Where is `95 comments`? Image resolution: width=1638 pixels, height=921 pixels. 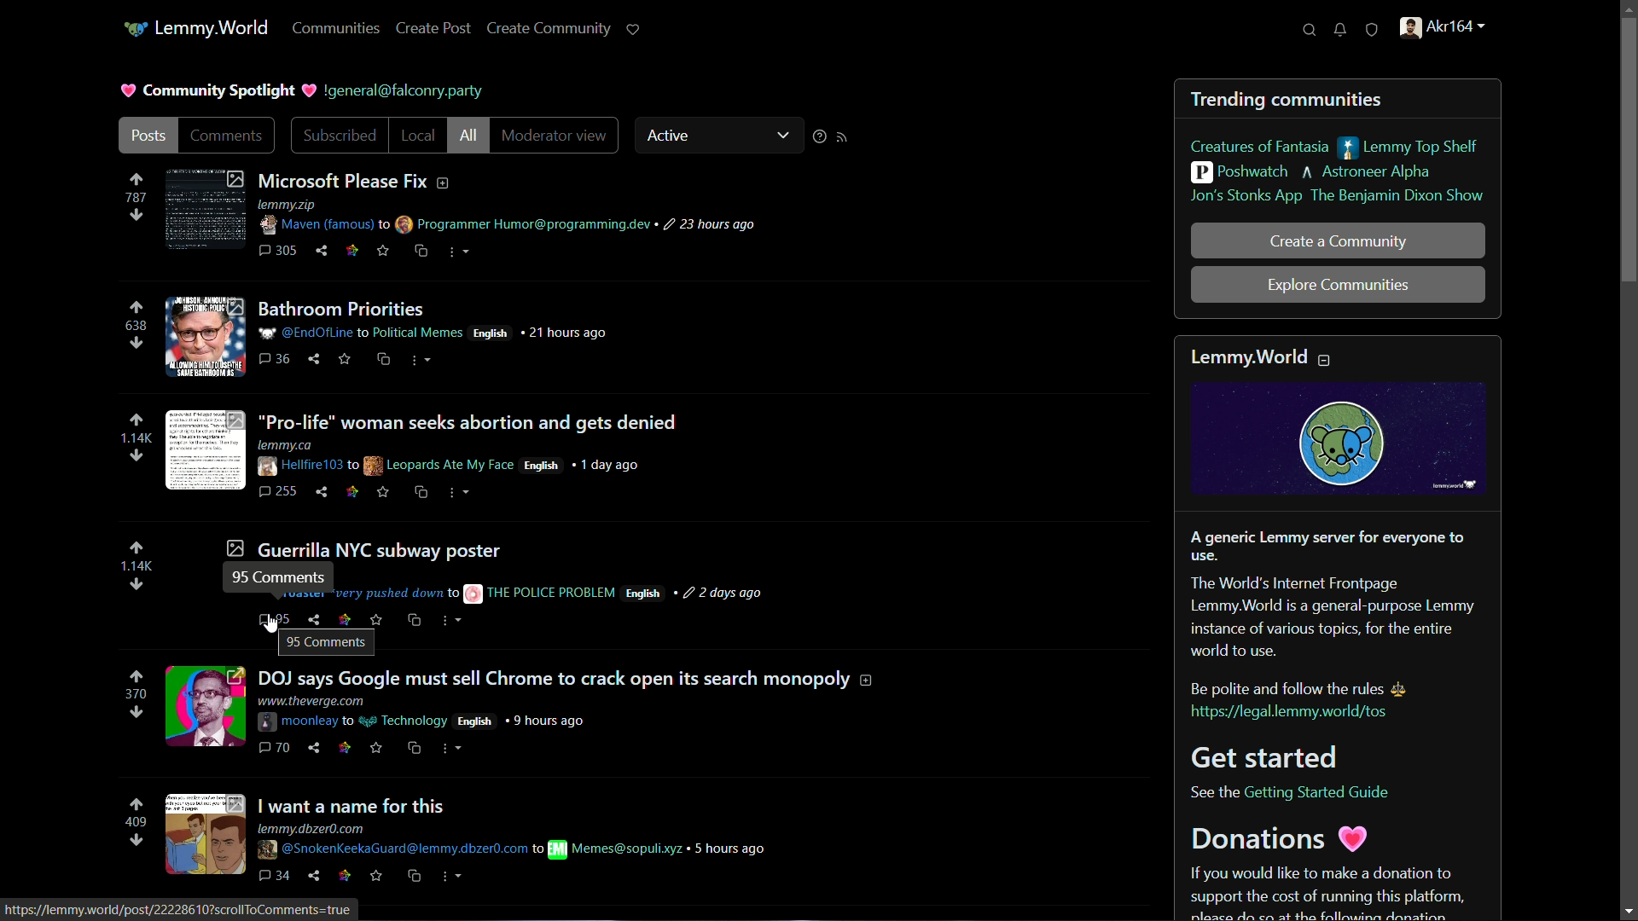 95 comments is located at coordinates (275, 623).